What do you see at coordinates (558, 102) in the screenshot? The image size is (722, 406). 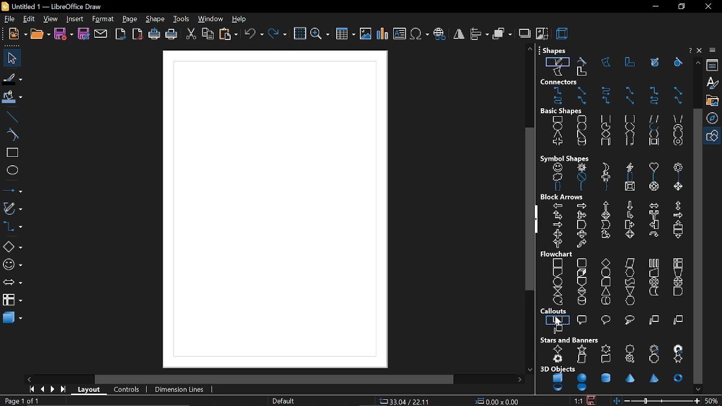 I see `curved connector` at bounding box center [558, 102].